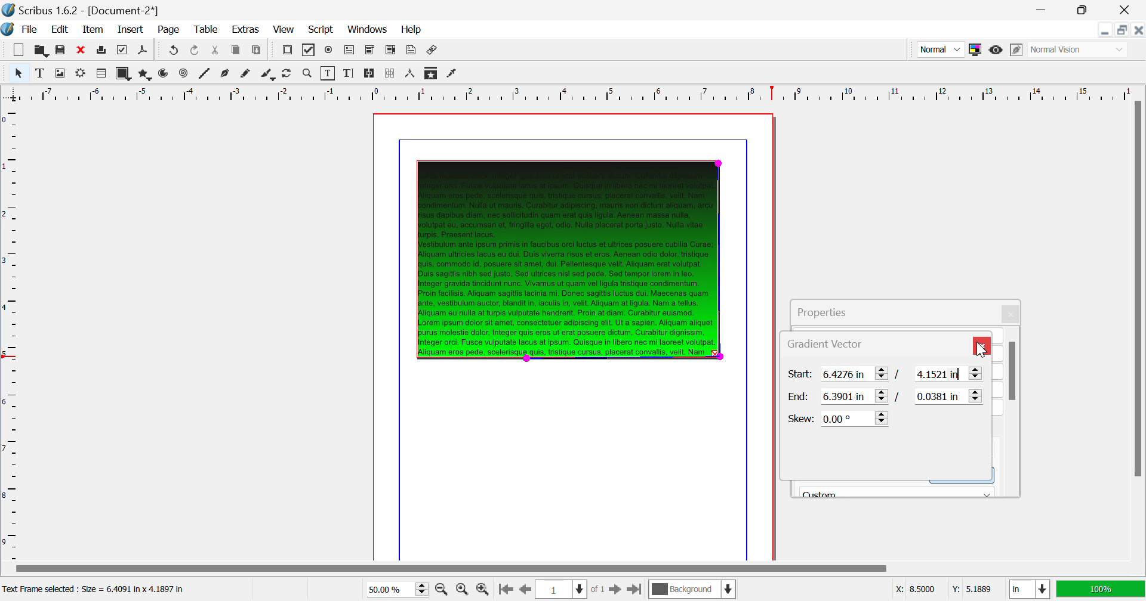  What do you see at coordinates (1138, 329) in the screenshot?
I see `Scroll Bar` at bounding box center [1138, 329].